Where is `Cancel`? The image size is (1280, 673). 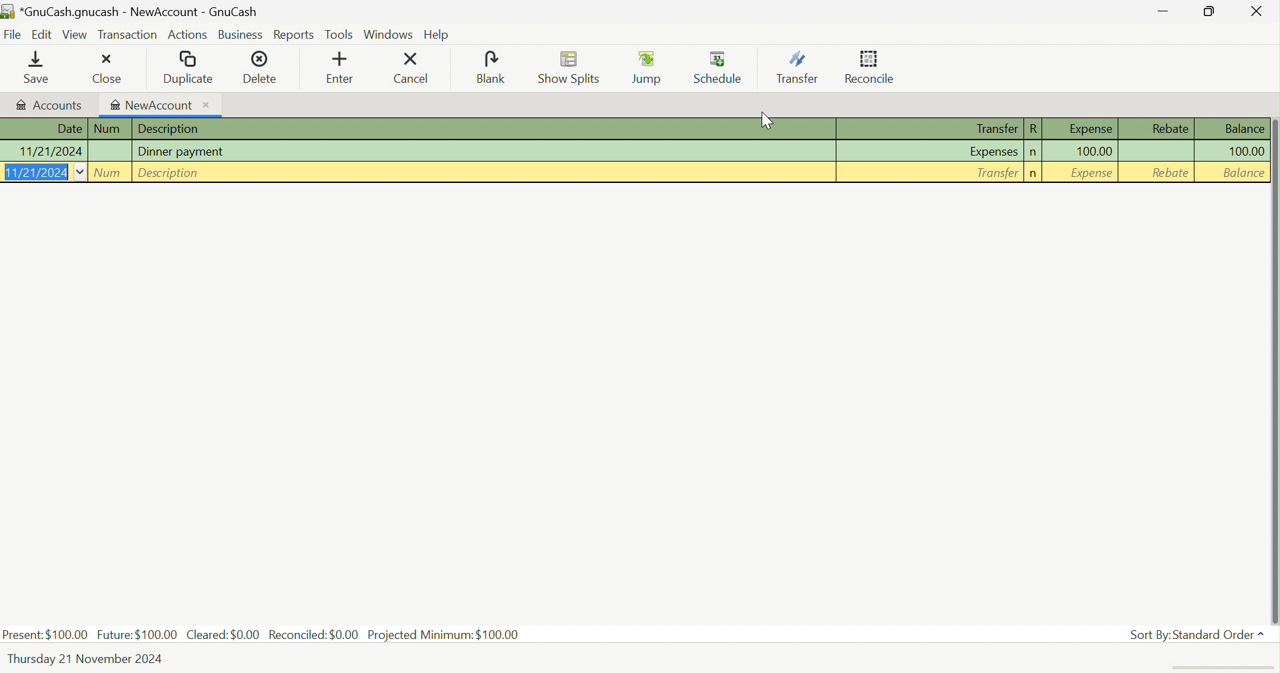 Cancel is located at coordinates (415, 68).